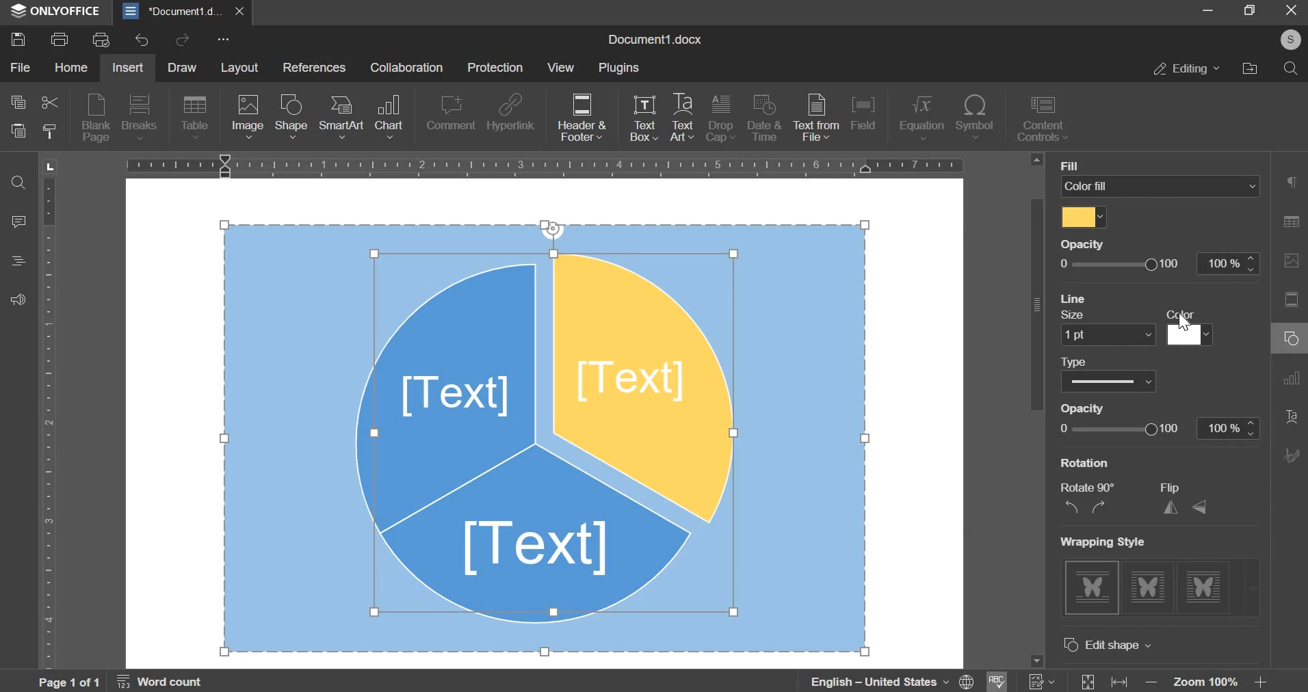  What do you see at coordinates (1171, 487) in the screenshot?
I see `` at bounding box center [1171, 487].